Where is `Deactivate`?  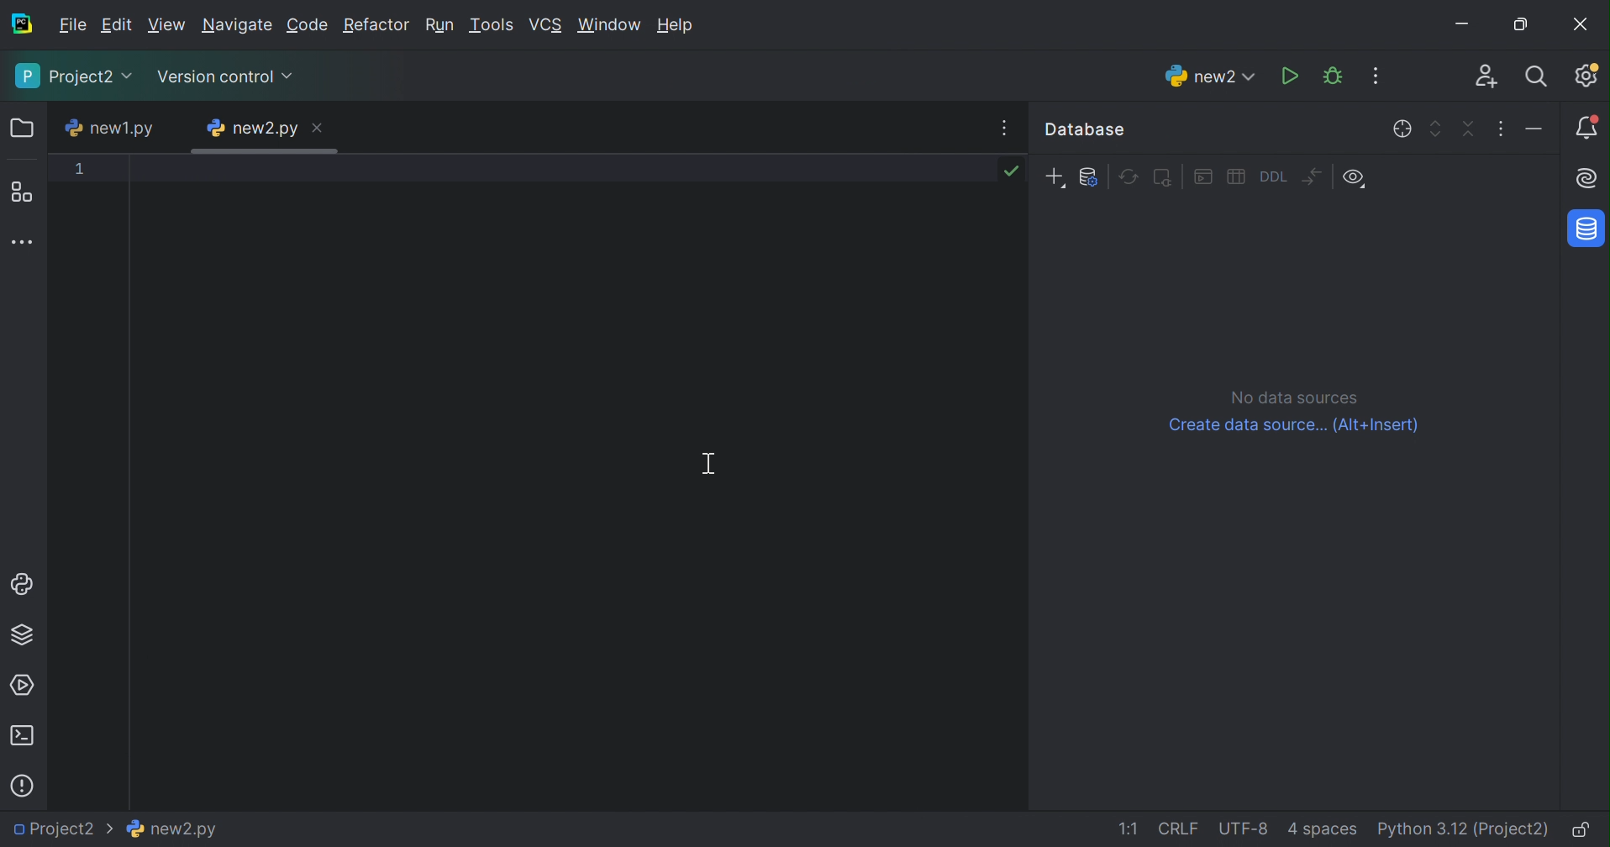 Deactivate is located at coordinates (1162, 176).